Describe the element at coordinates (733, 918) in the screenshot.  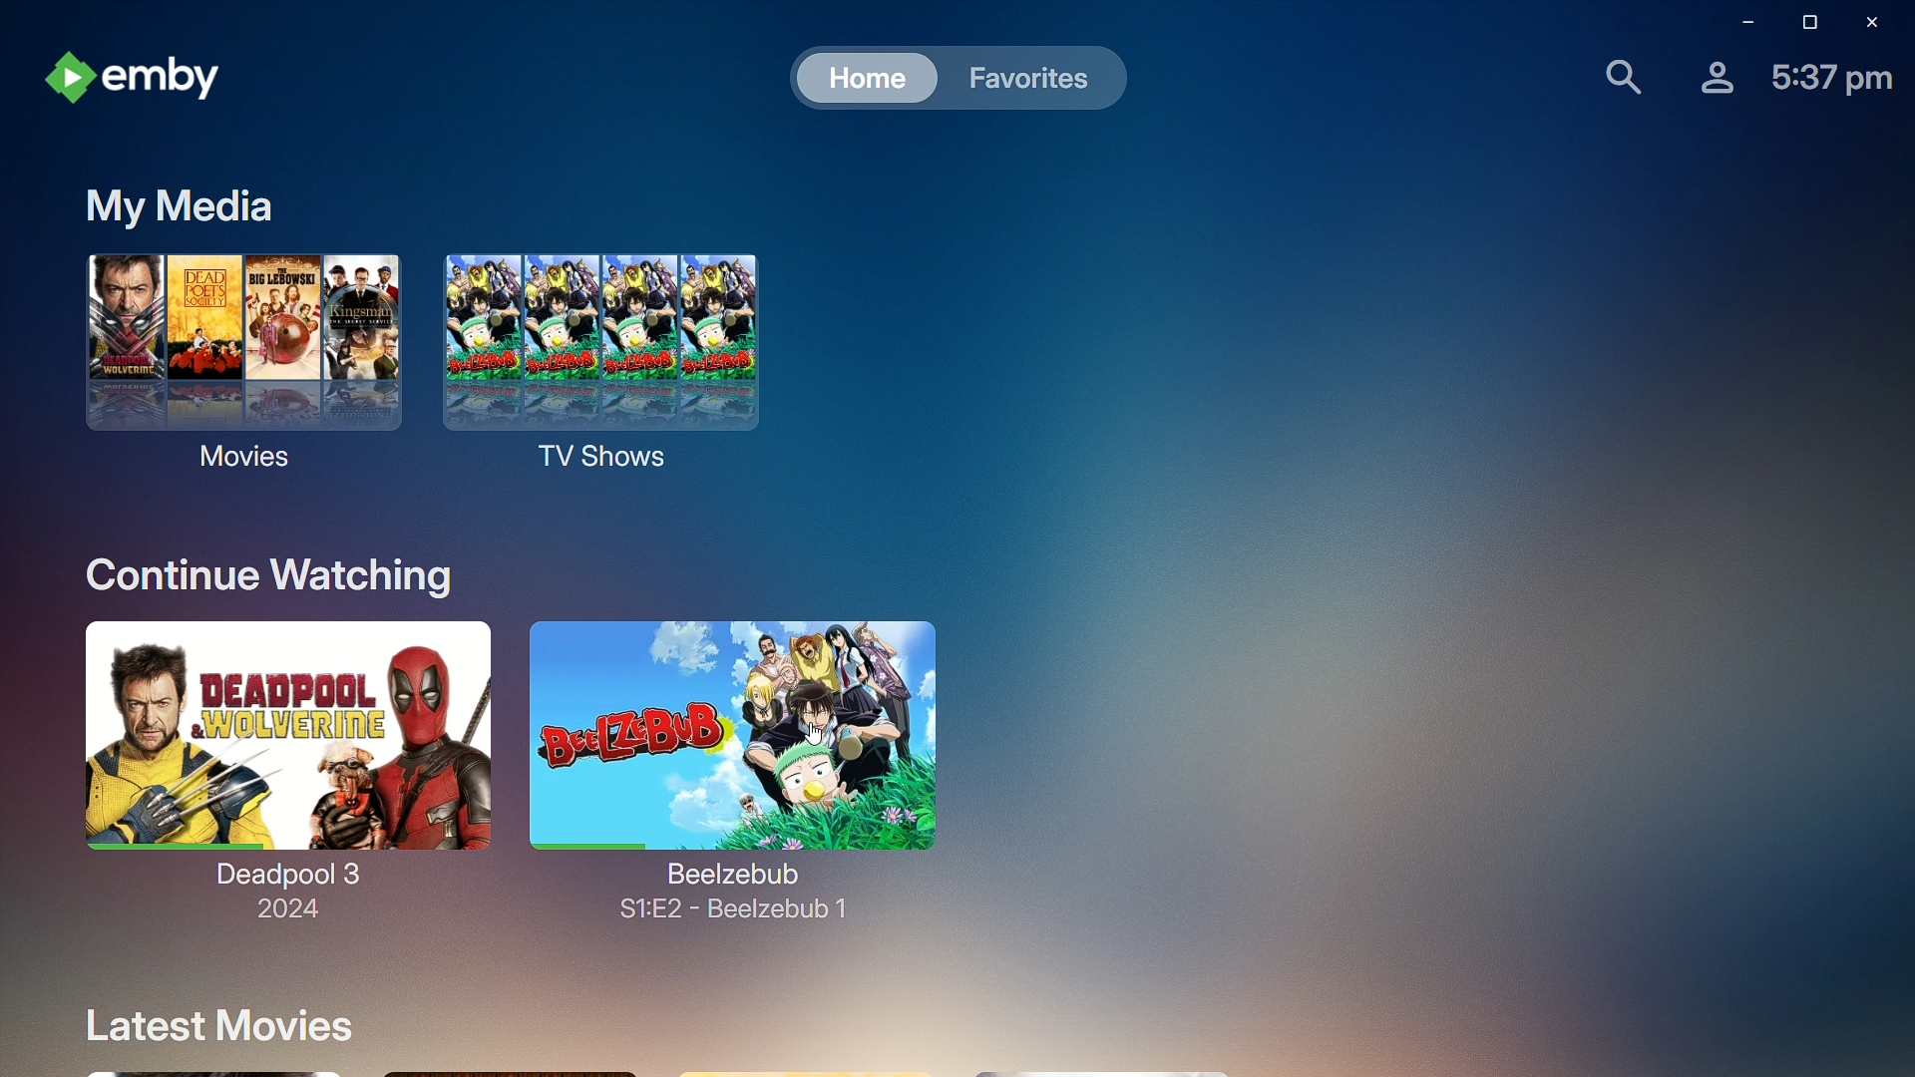
I see `S1:E2 - Beelzebub 1` at that location.